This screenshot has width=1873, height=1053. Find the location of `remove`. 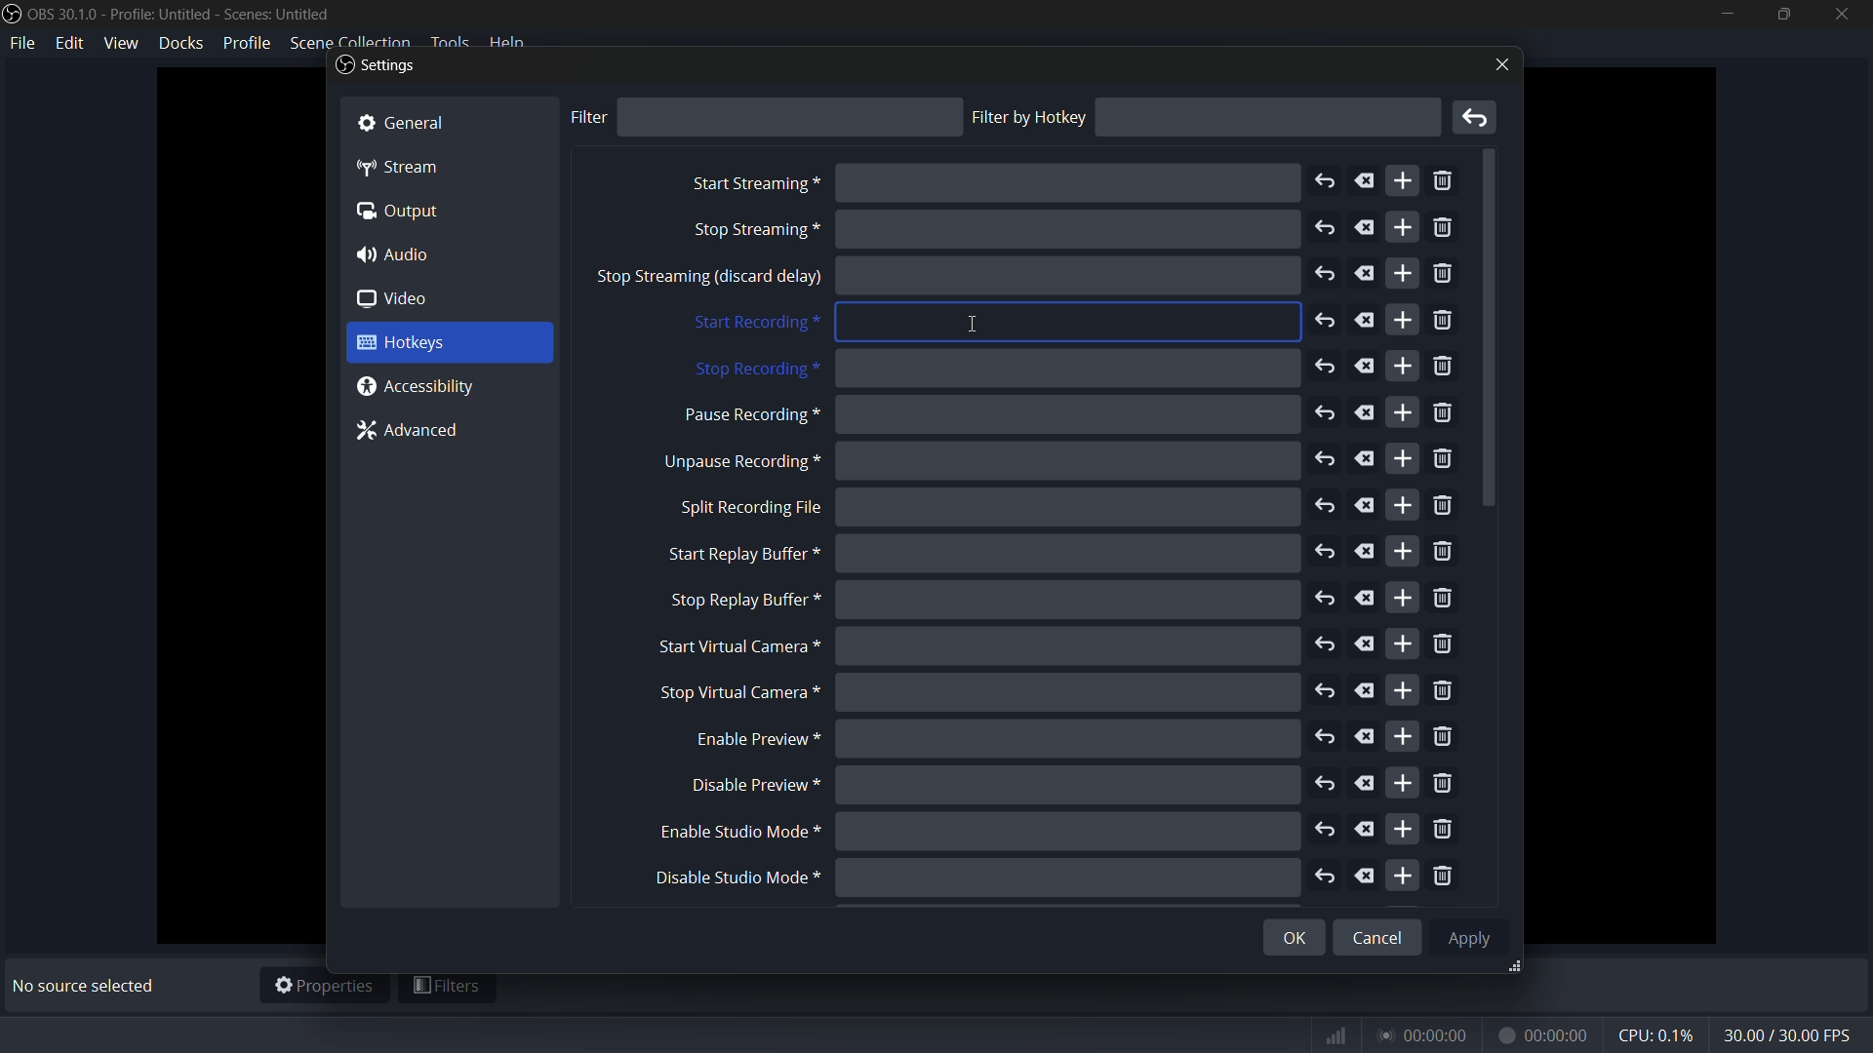

remove is located at coordinates (1445, 275).